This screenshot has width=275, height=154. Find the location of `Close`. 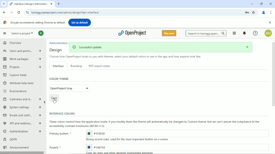

Close is located at coordinates (270, 23).